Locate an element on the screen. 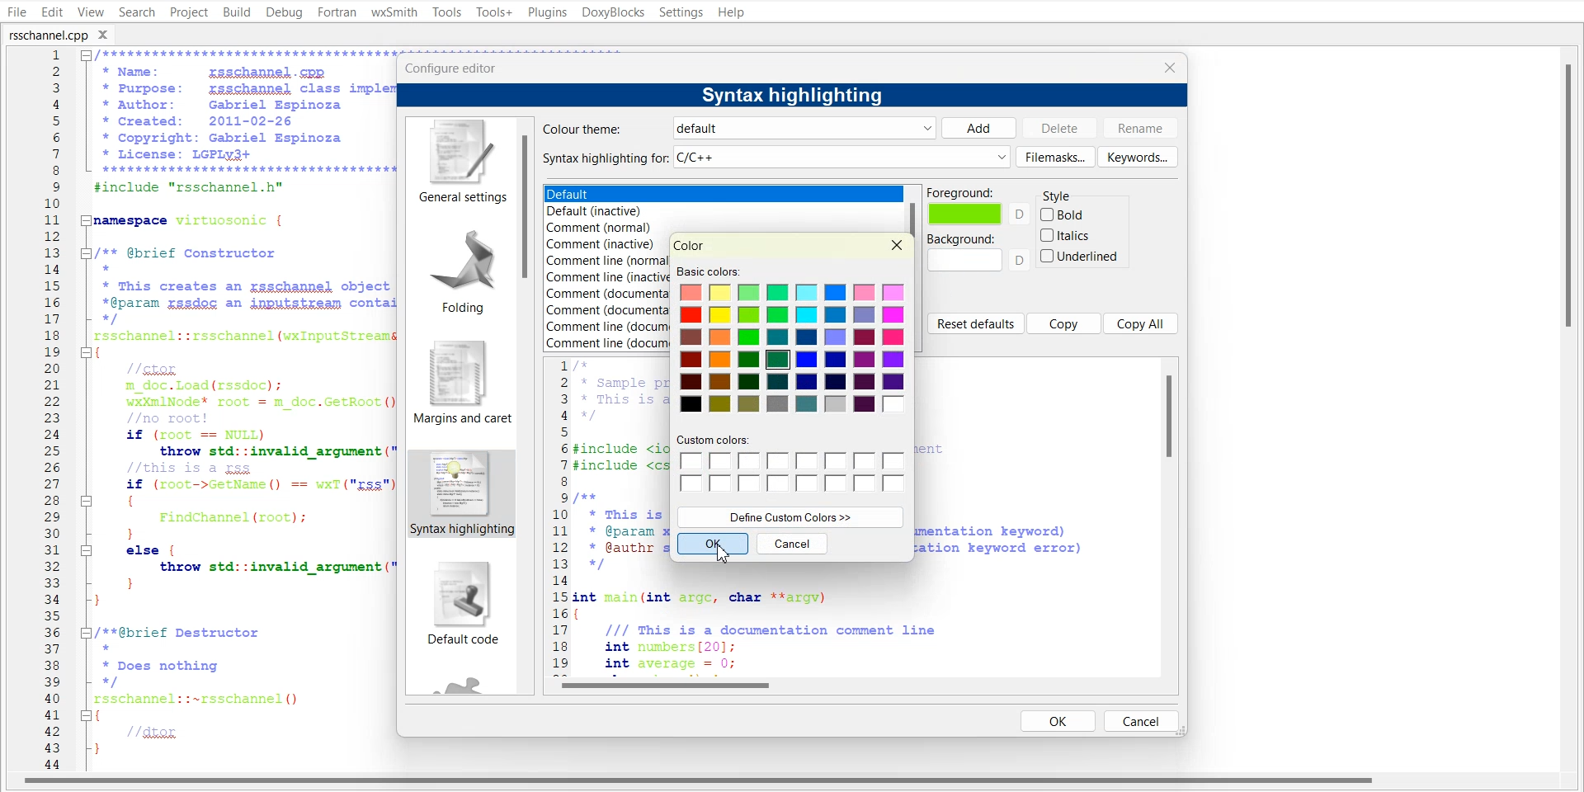  Horizontal Scroll bar is located at coordinates (701, 783).